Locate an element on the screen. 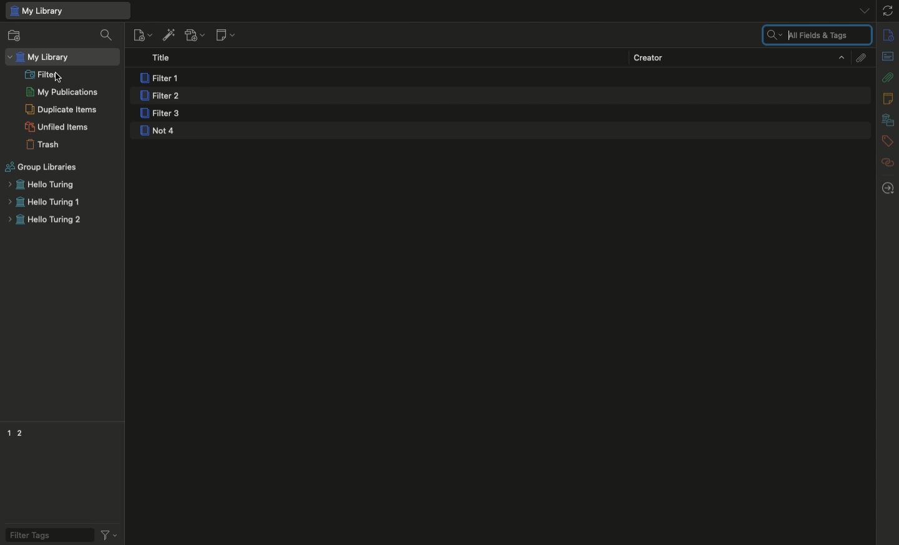 The height and width of the screenshot is (545, 899). Attachments is located at coordinates (860, 57).